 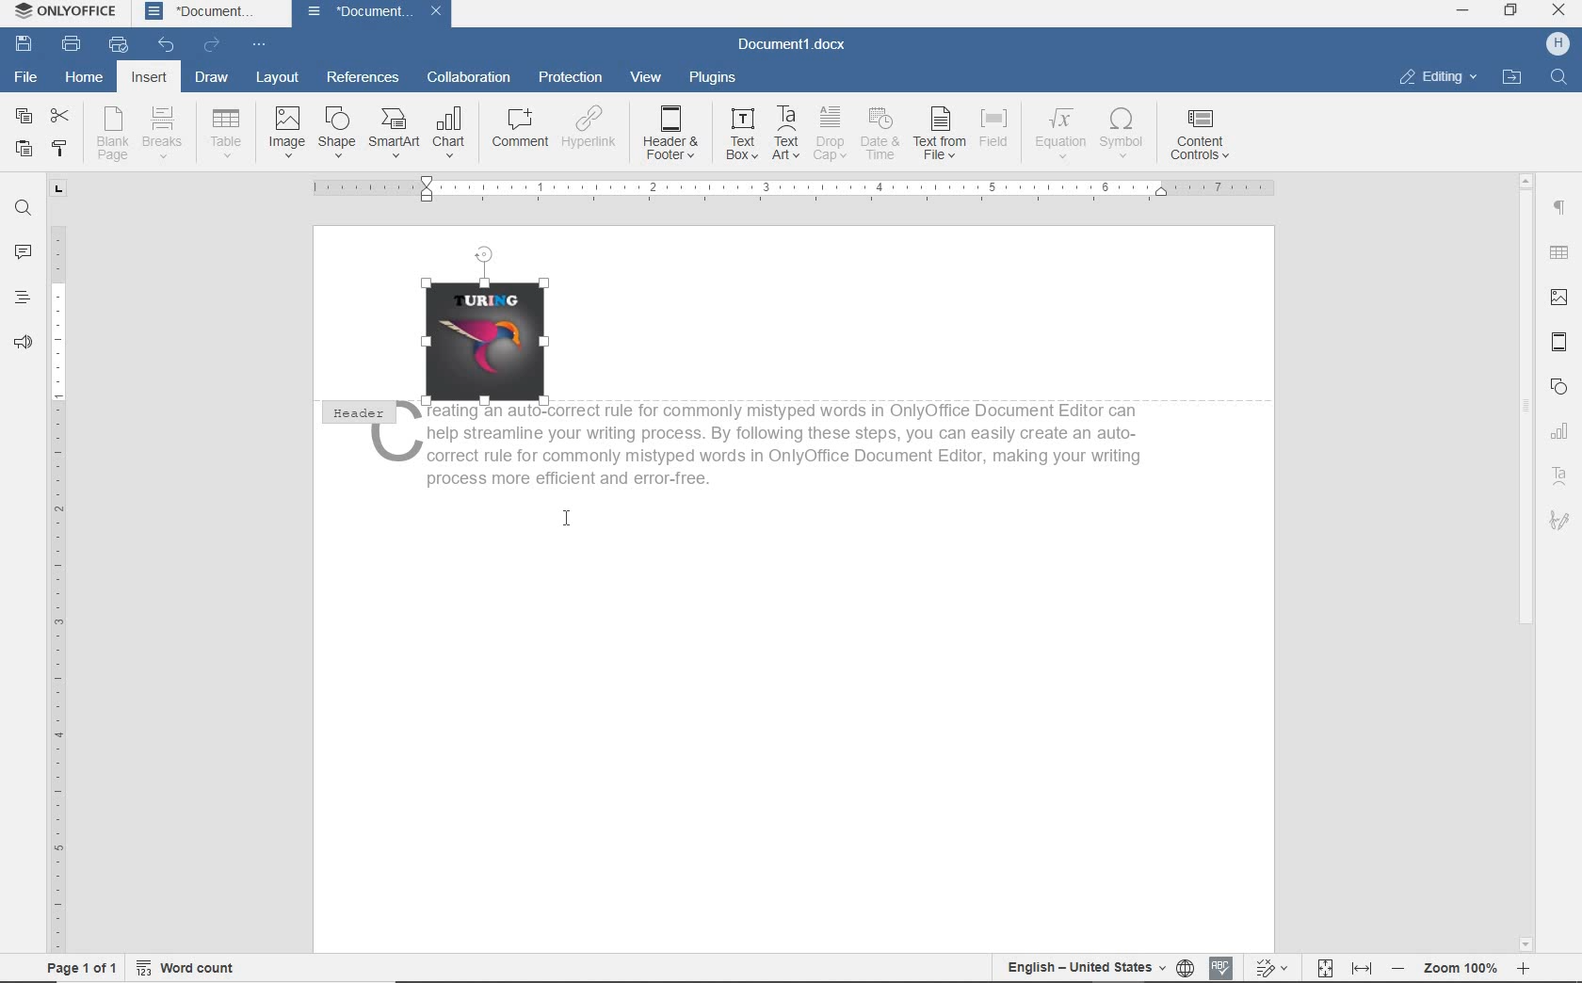 What do you see at coordinates (1558, 298) in the screenshot?
I see `IMAGE` at bounding box center [1558, 298].